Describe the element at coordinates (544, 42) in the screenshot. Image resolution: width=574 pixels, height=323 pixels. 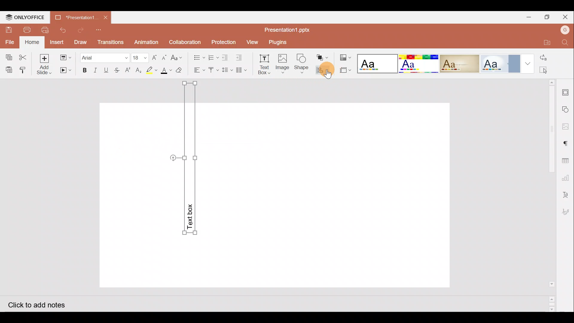
I see `Open file location` at that location.